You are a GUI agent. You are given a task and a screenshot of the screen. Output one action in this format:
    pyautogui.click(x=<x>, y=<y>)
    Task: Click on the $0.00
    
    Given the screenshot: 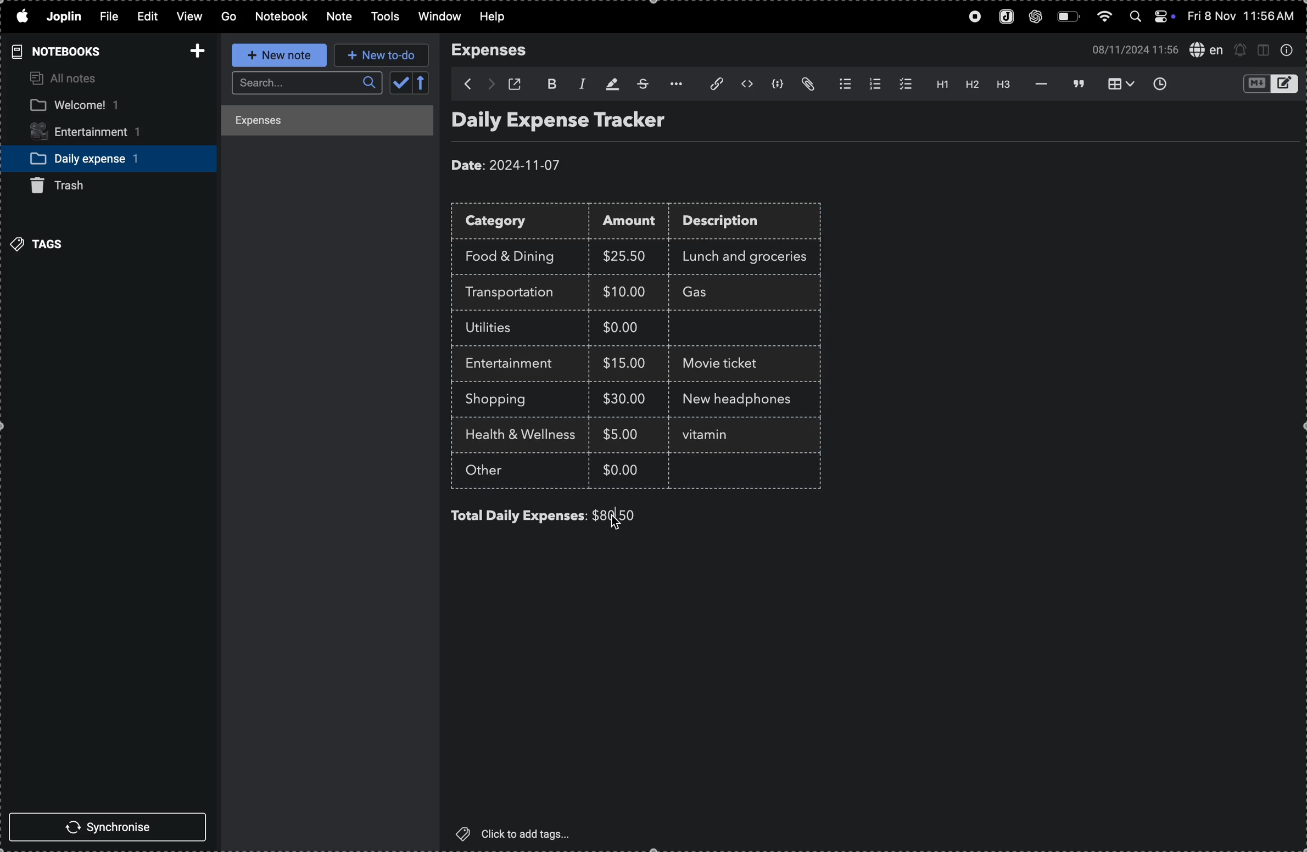 What is the action you would take?
    pyautogui.click(x=628, y=329)
    